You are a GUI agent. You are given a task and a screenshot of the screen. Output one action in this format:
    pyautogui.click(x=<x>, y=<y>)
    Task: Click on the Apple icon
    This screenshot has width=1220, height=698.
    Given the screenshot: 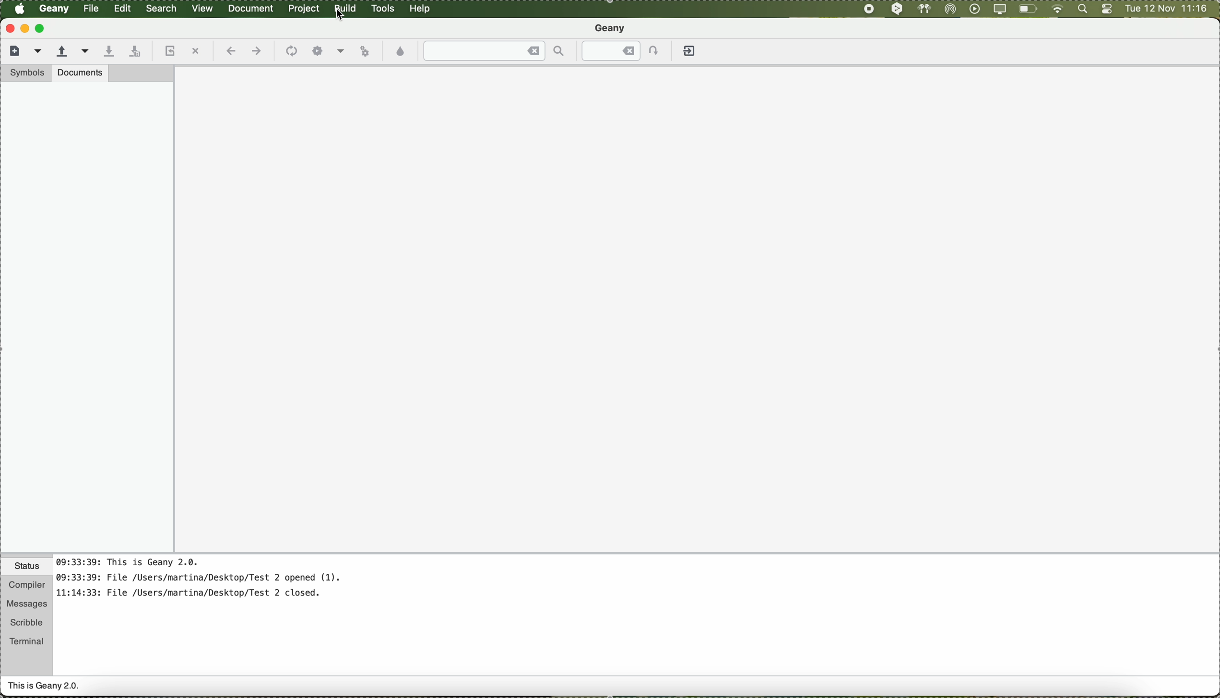 What is the action you would take?
    pyautogui.click(x=20, y=9)
    